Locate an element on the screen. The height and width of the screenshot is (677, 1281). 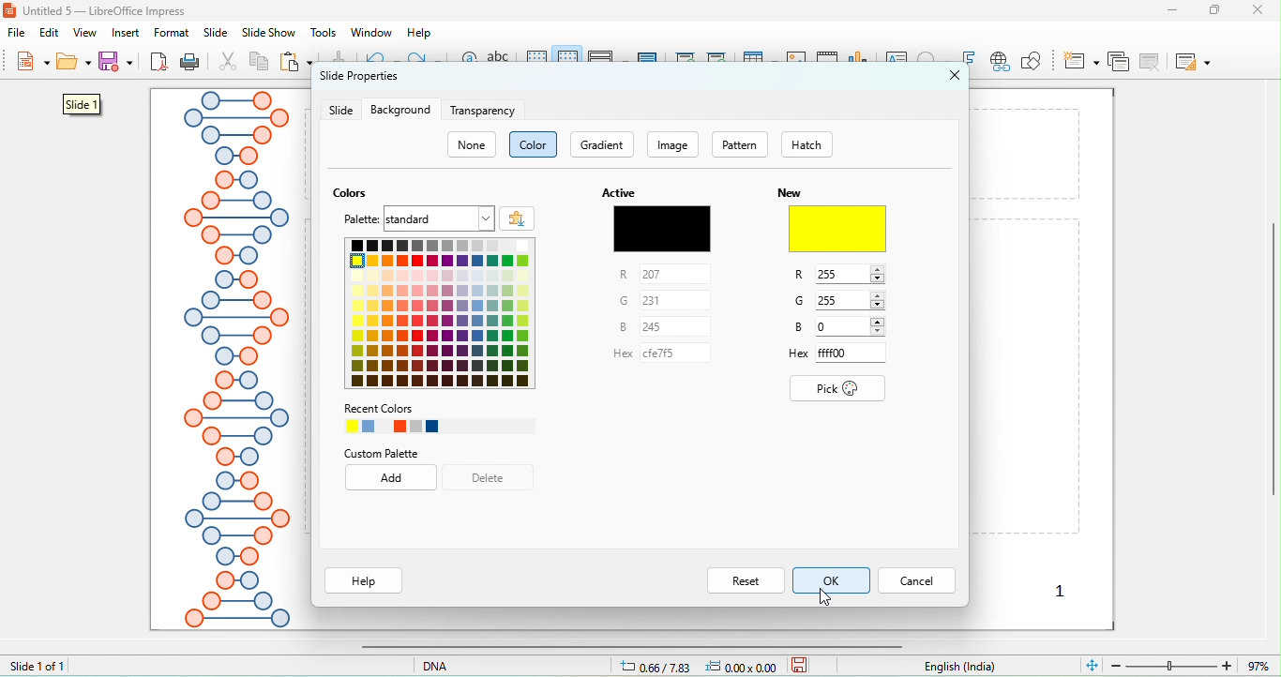
DNA is located at coordinates (461, 665).